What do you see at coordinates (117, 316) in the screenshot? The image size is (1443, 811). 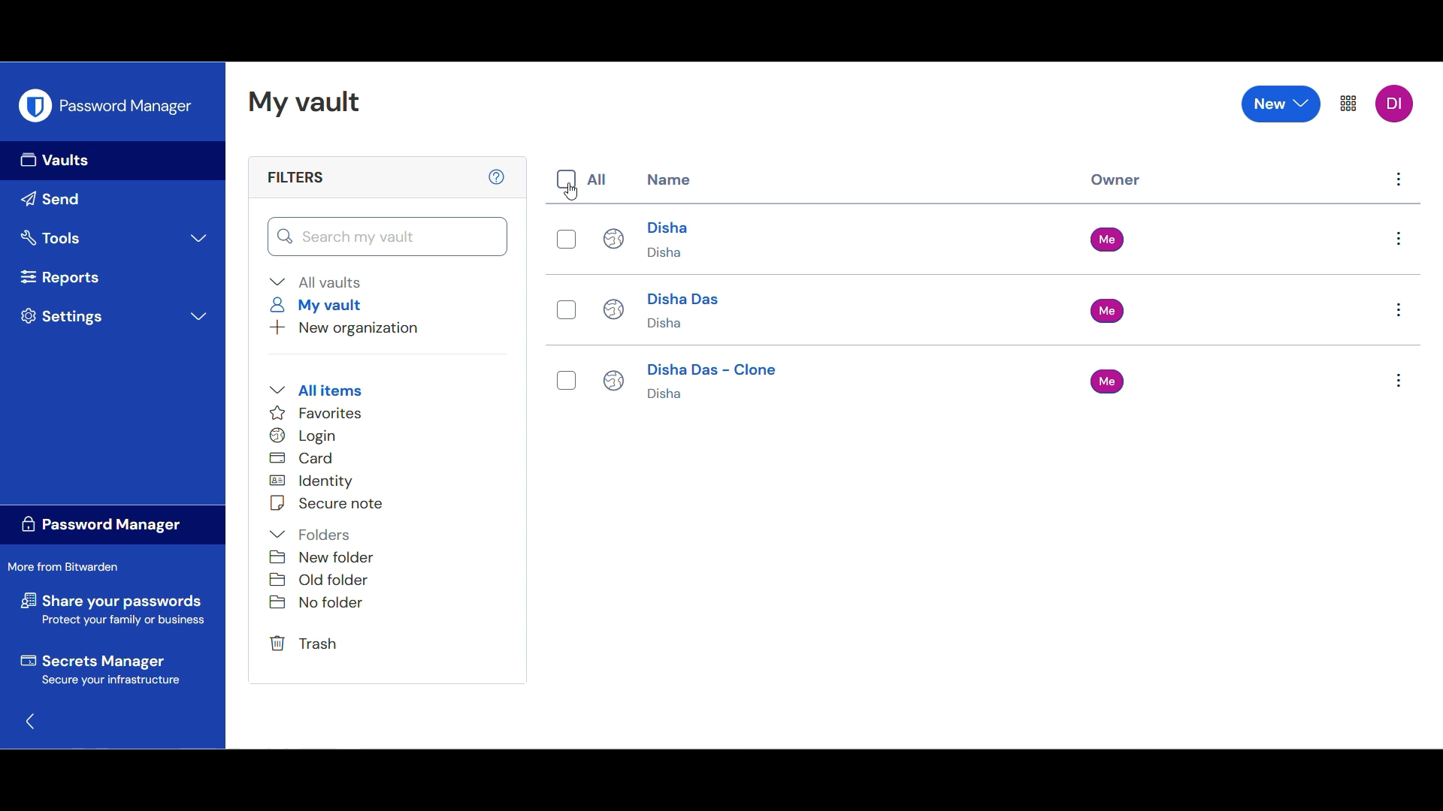 I see `Expand settings` at bounding box center [117, 316].